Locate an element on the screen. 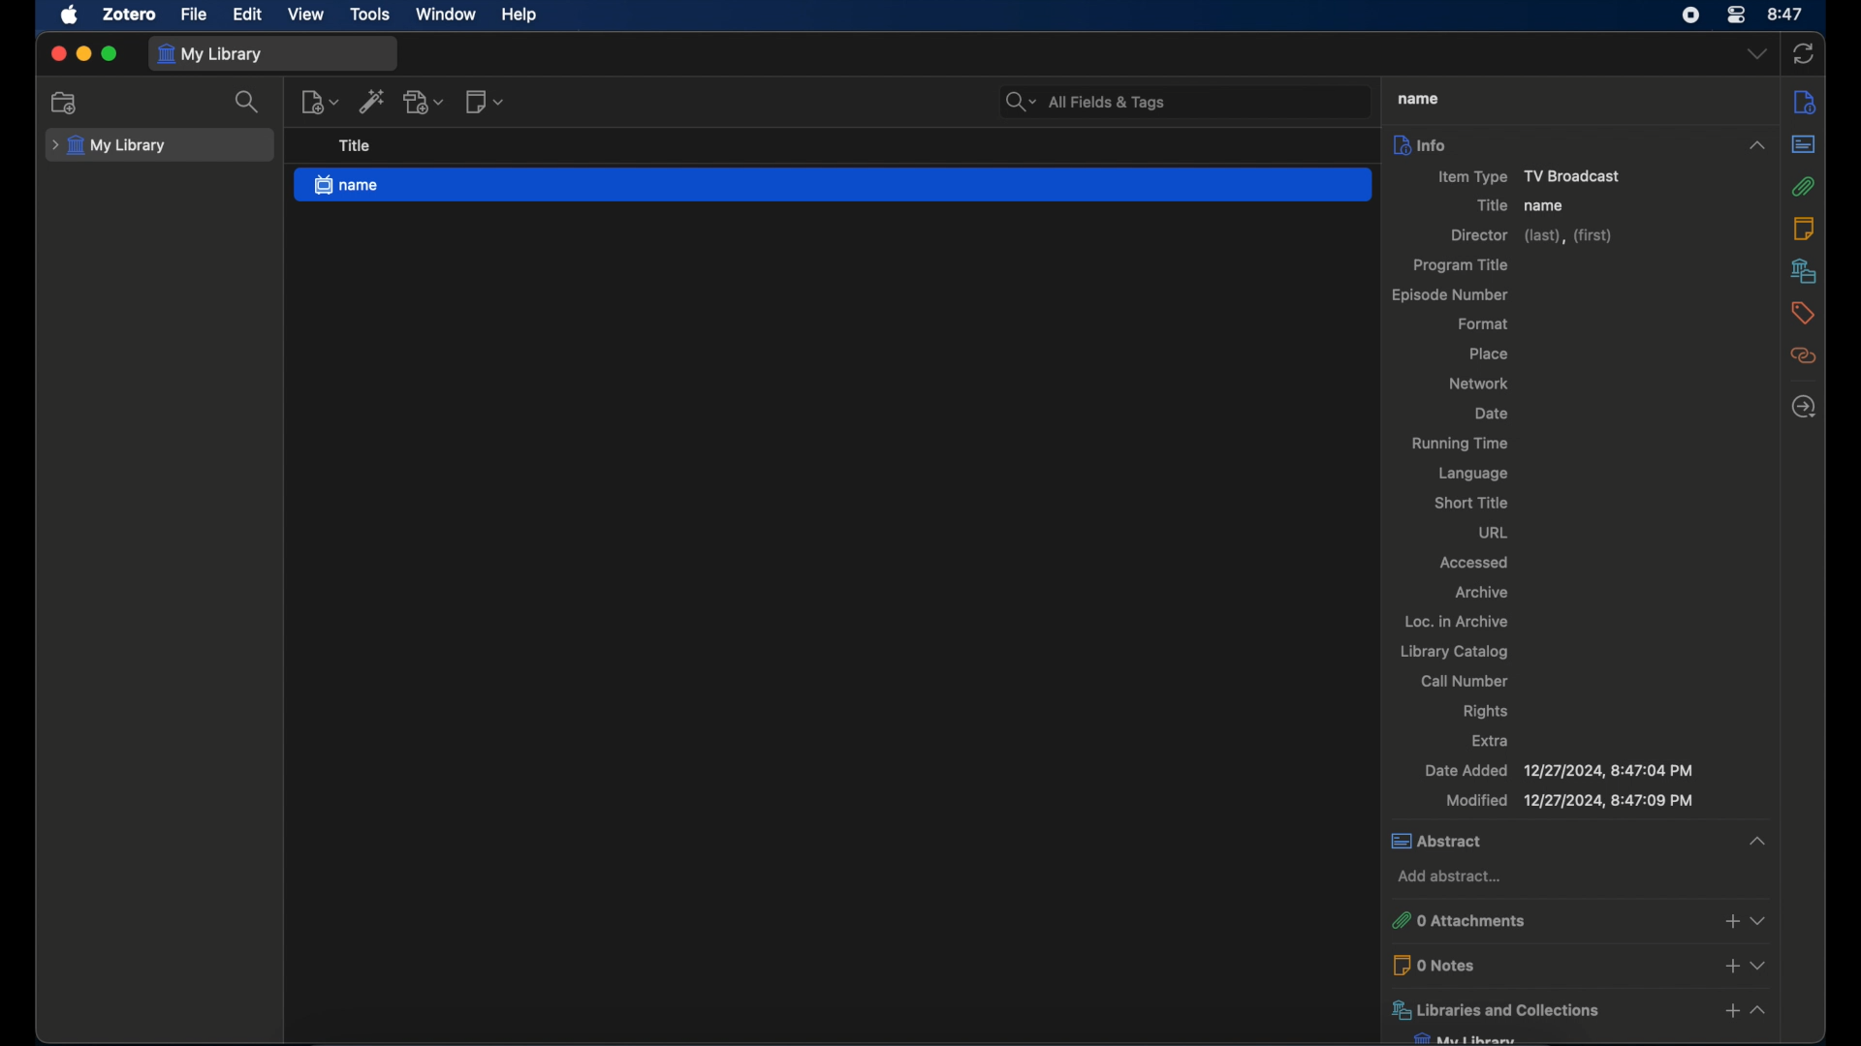 Image resolution: width=1861 pixels, height=1046 pixels. network is located at coordinates (1478, 384).